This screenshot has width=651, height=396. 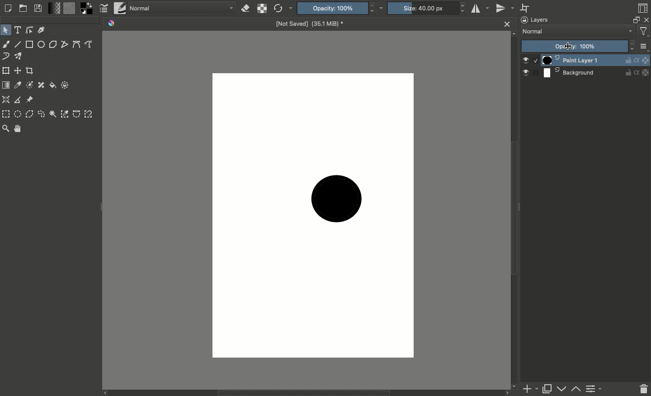 I want to click on Lower layer, so click(x=562, y=390).